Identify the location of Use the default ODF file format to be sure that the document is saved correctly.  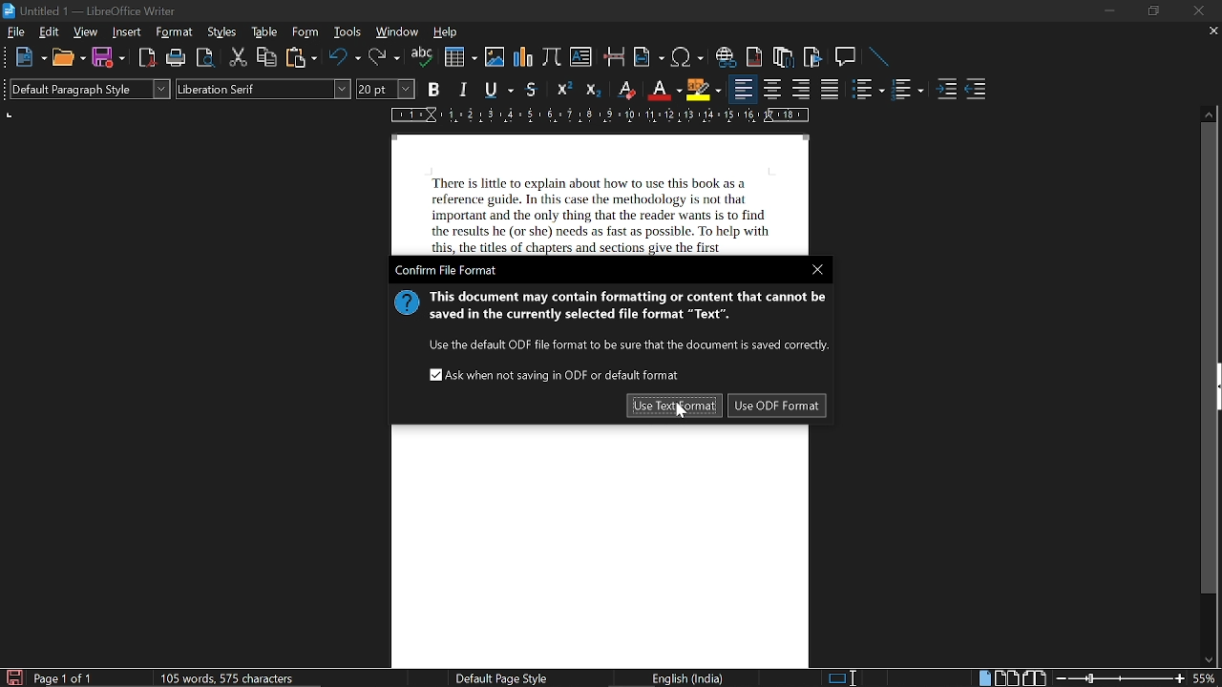
(625, 346).